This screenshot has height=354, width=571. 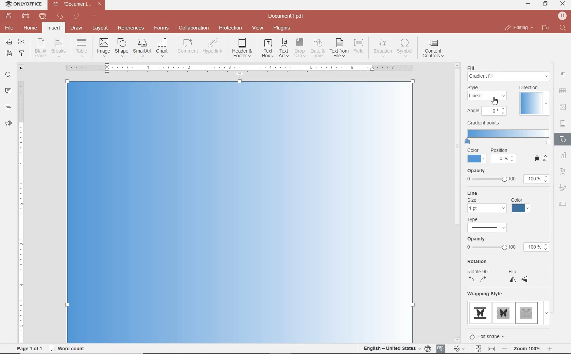 What do you see at coordinates (93, 16) in the screenshot?
I see `customize quick access toolbar` at bounding box center [93, 16].